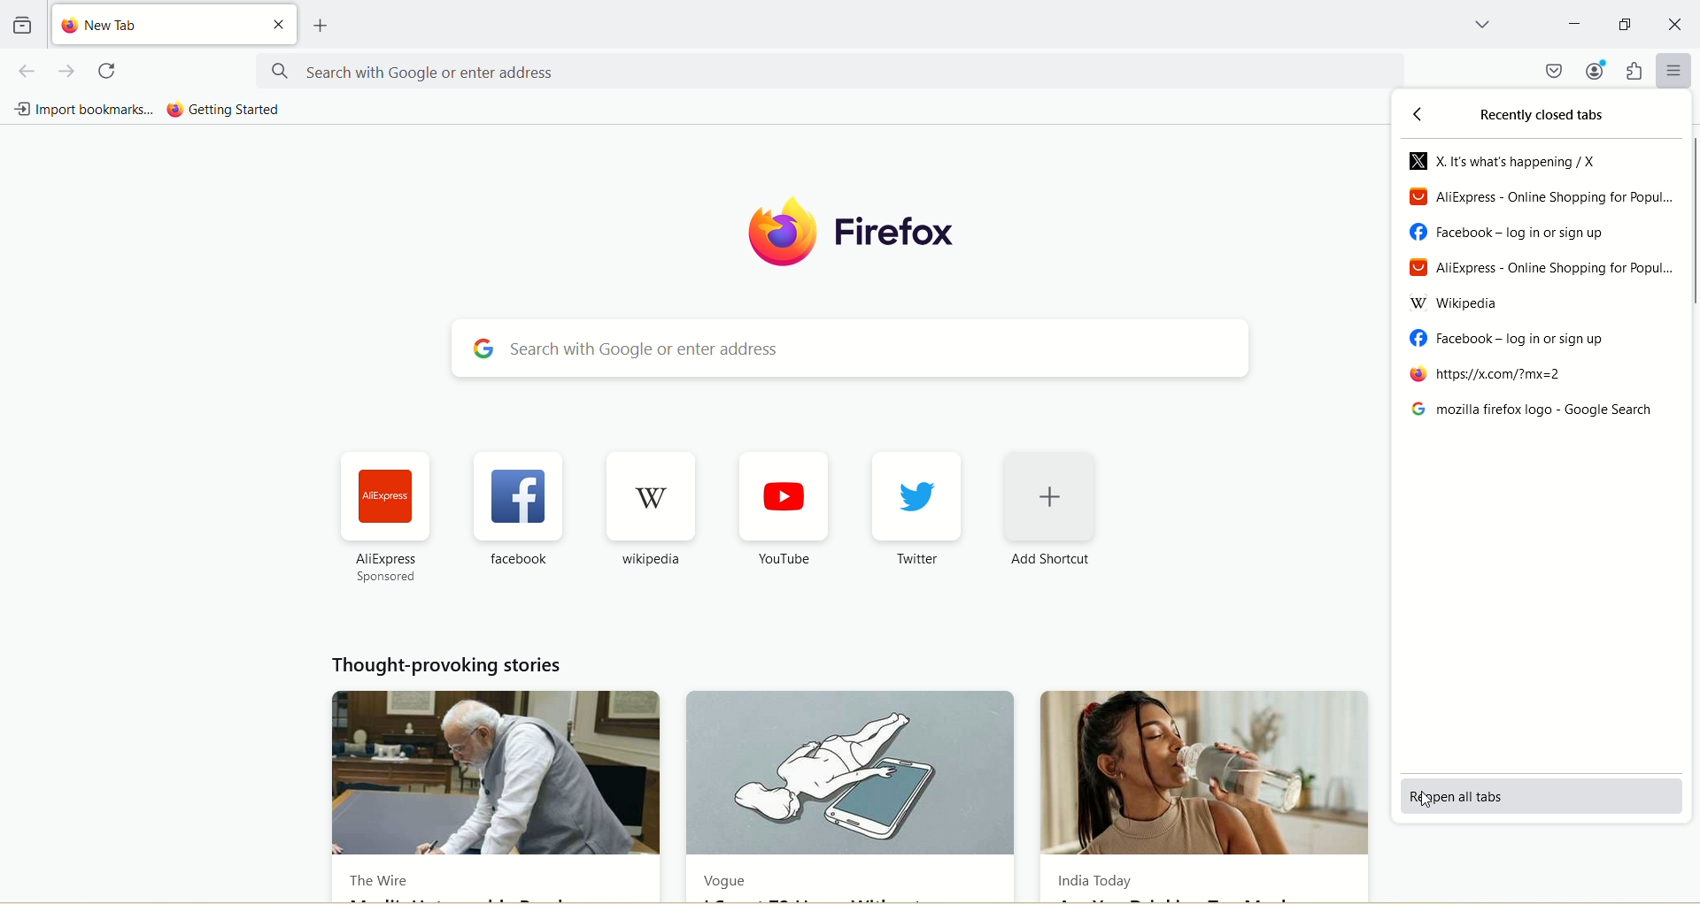 The height and width of the screenshot is (904, 1700). I want to click on facebook, so click(517, 497).